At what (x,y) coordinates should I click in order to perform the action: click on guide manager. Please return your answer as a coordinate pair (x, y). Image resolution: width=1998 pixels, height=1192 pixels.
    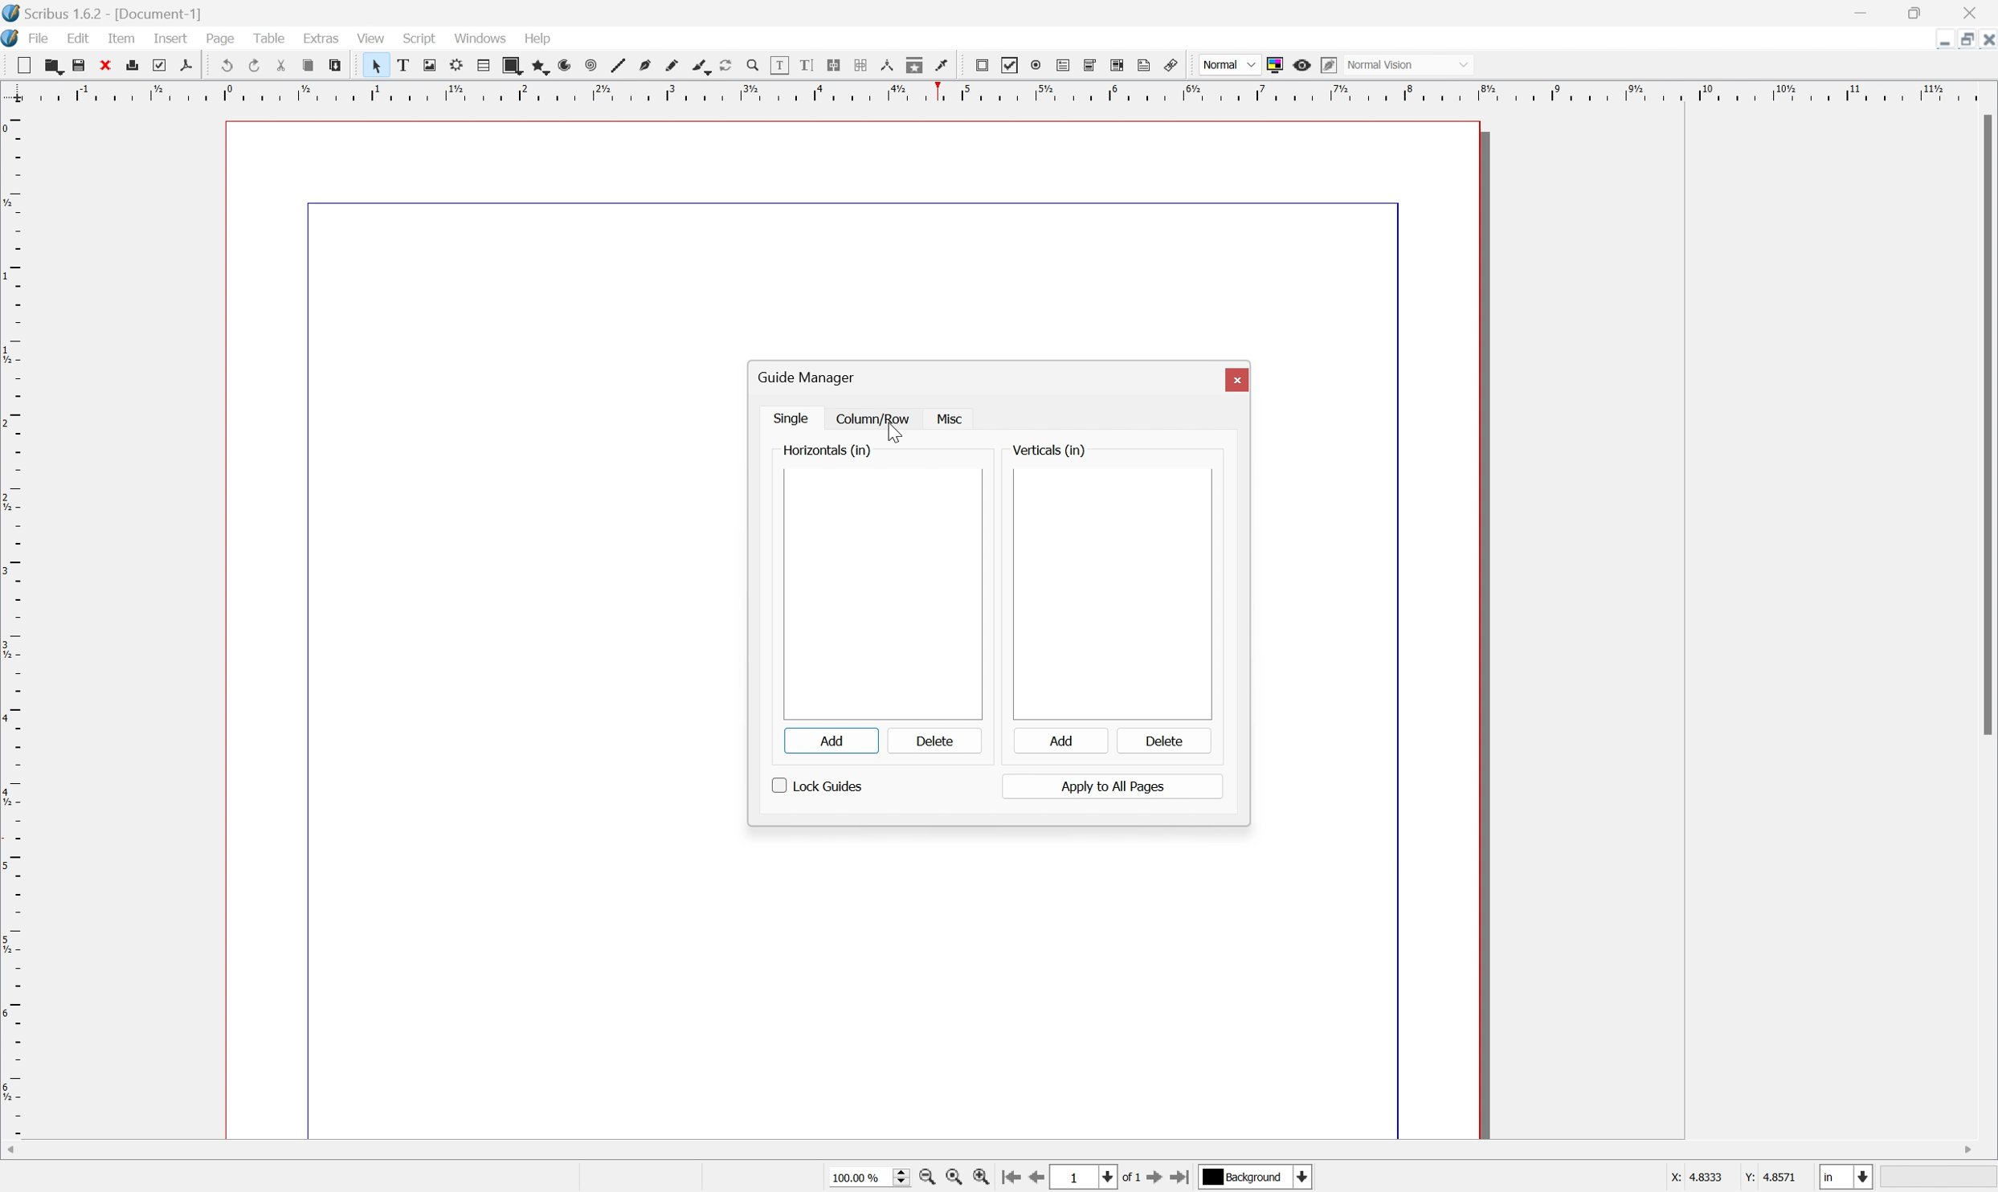
    Looking at the image, I should click on (803, 378).